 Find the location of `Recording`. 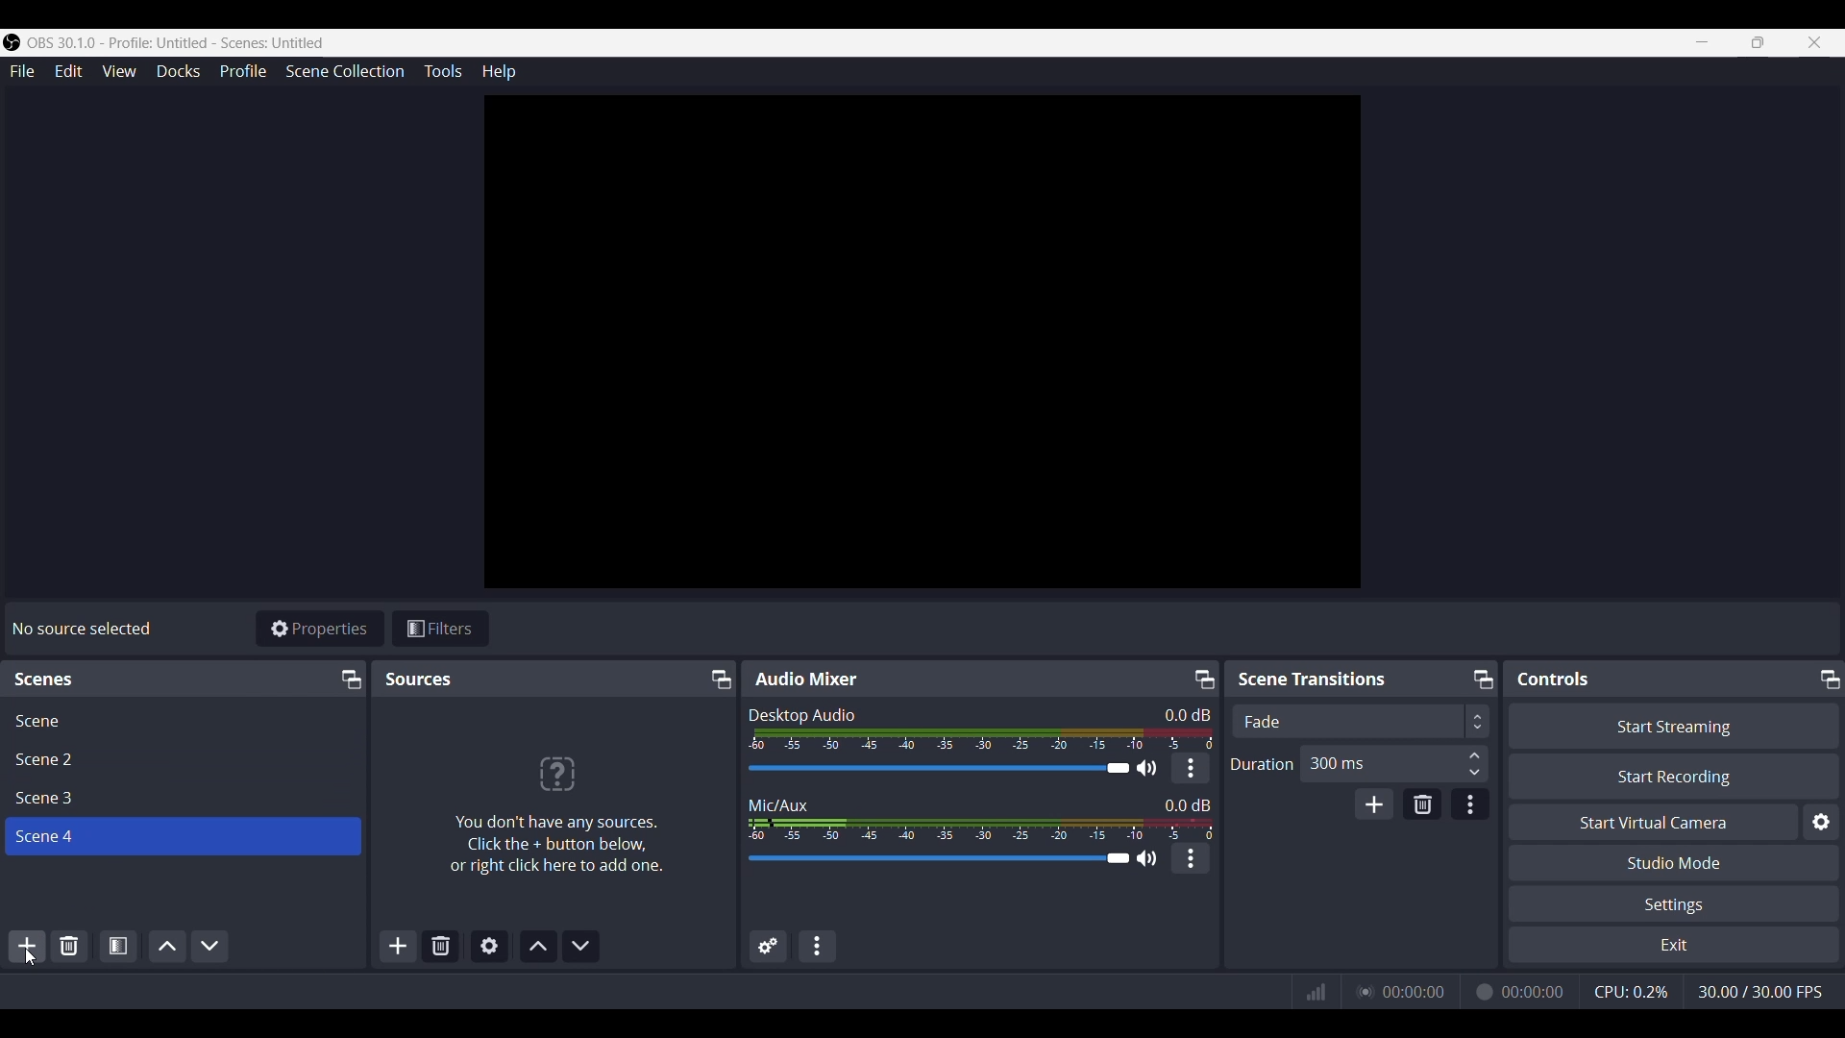

Recording is located at coordinates (1483, 990).